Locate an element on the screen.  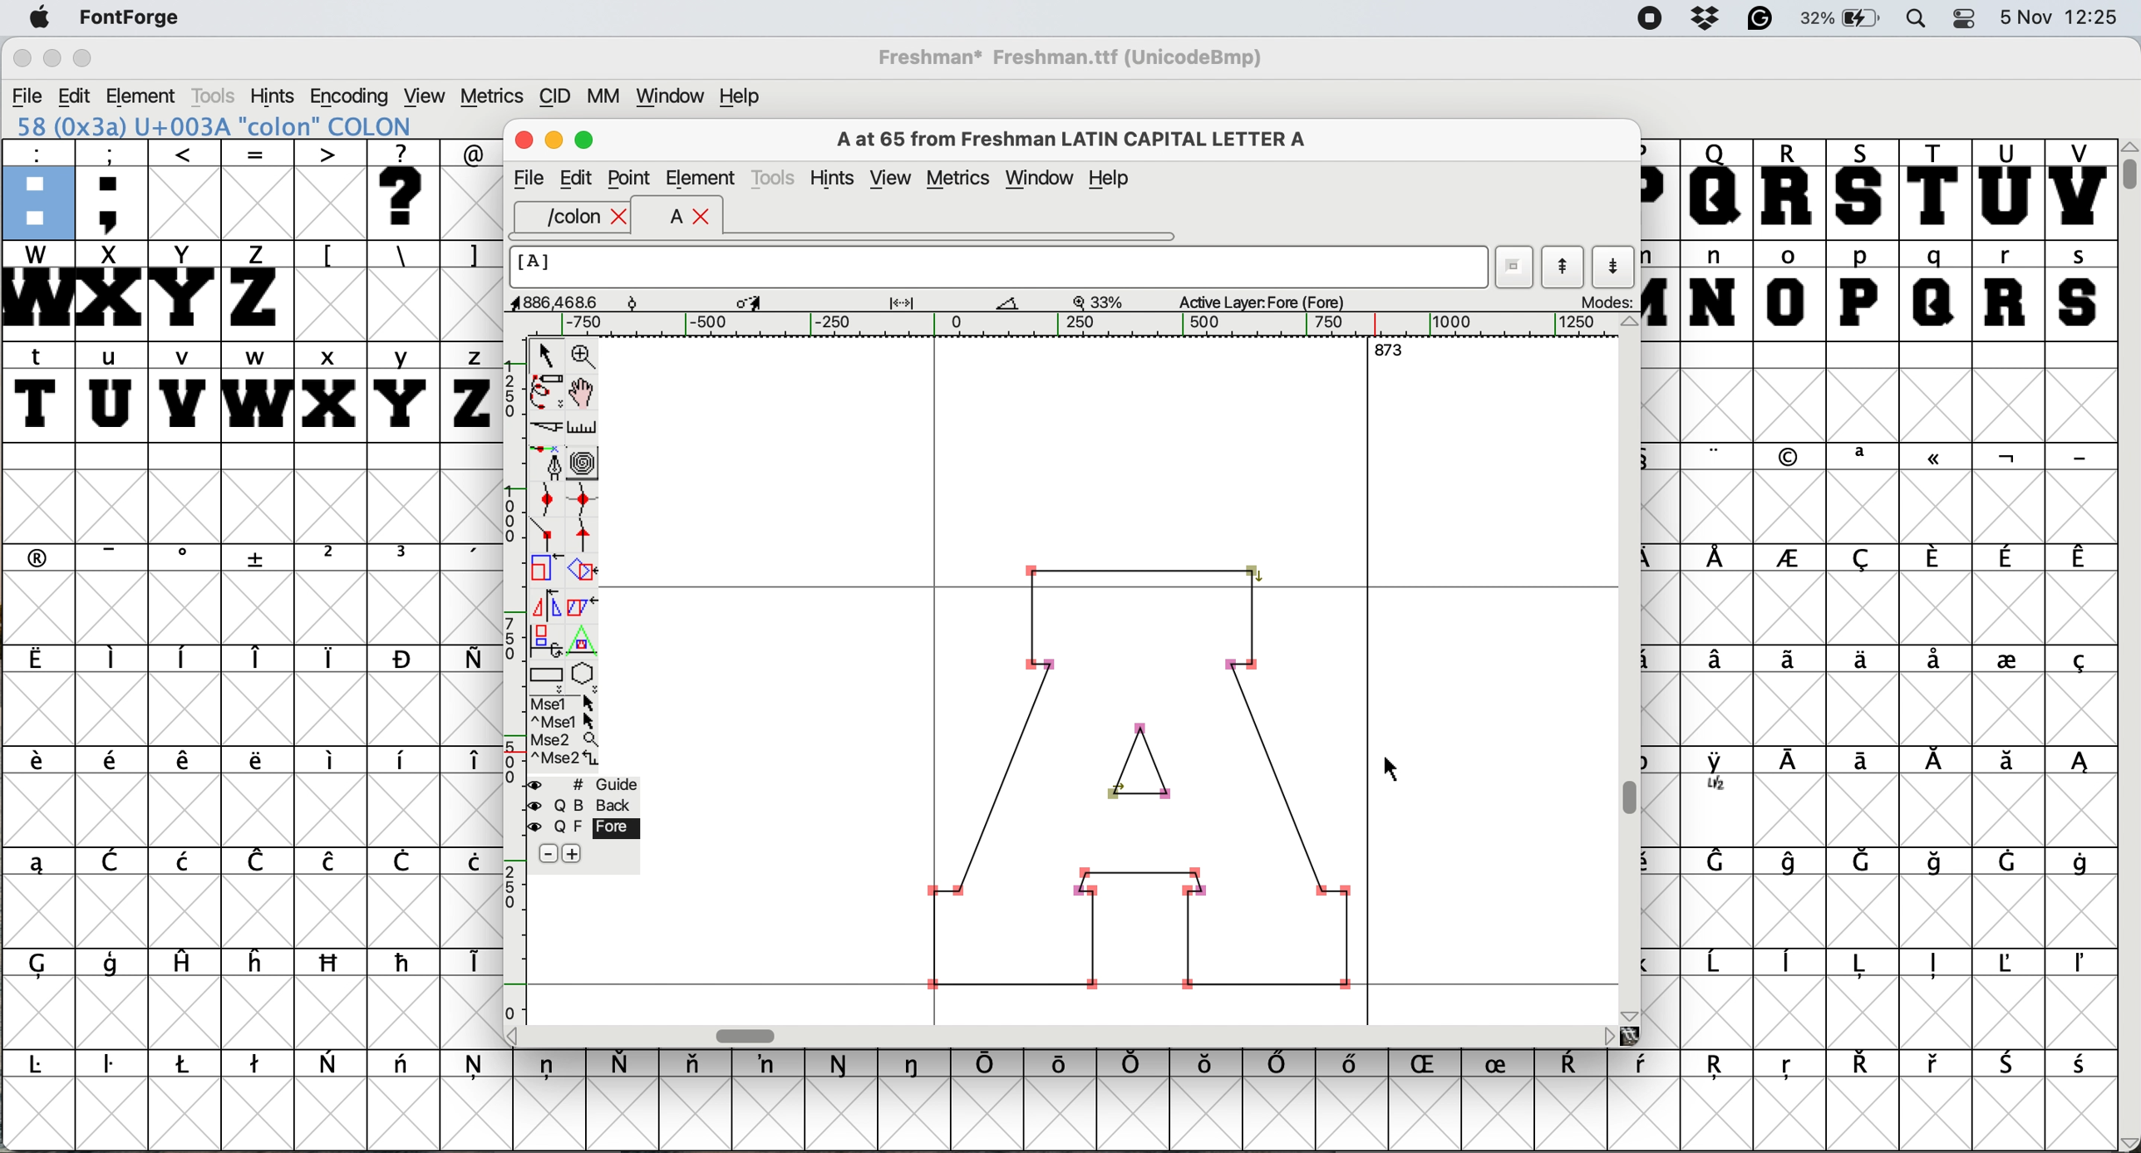
star or polygon is located at coordinates (588, 670).